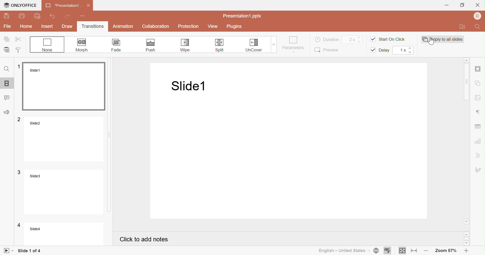 The image size is (485, 255). Describe the element at coordinates (18, 39) in the screenshot. I see `Cut` at that location.